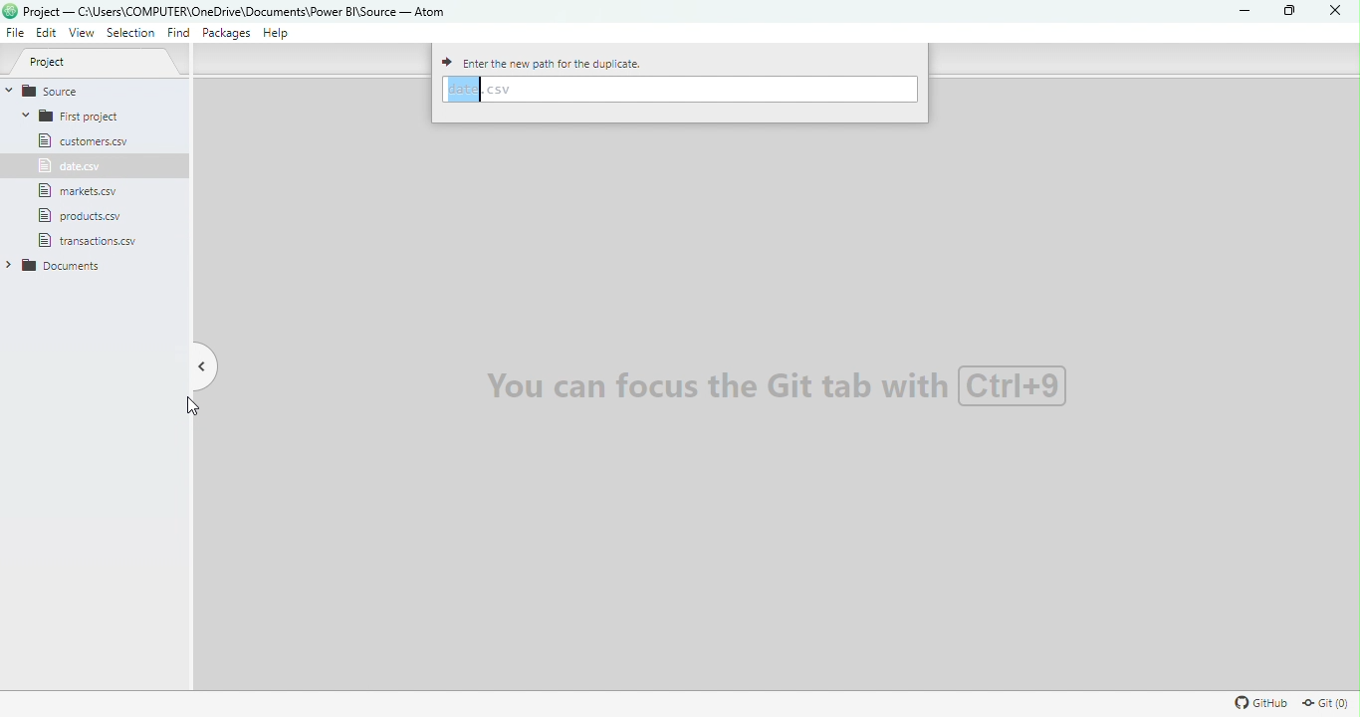 This screenshot has height=717, width=1360. I want to click on Packages, so click(229, 33).